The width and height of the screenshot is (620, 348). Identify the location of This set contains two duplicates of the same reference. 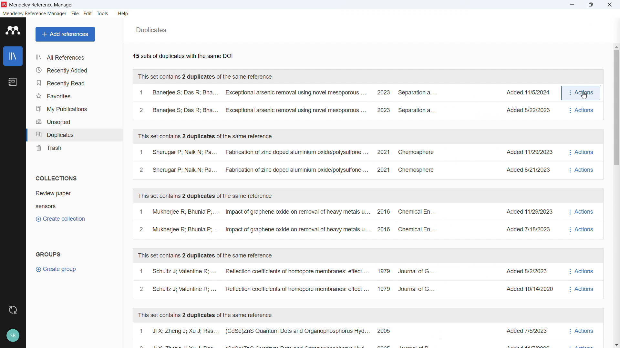
(205, 196).